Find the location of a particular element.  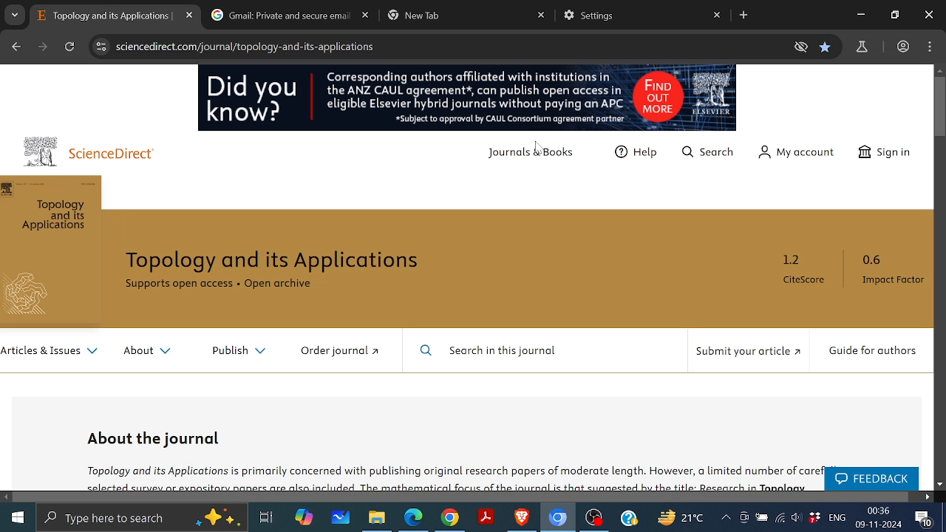

meet is located at coordinates (746, 518).